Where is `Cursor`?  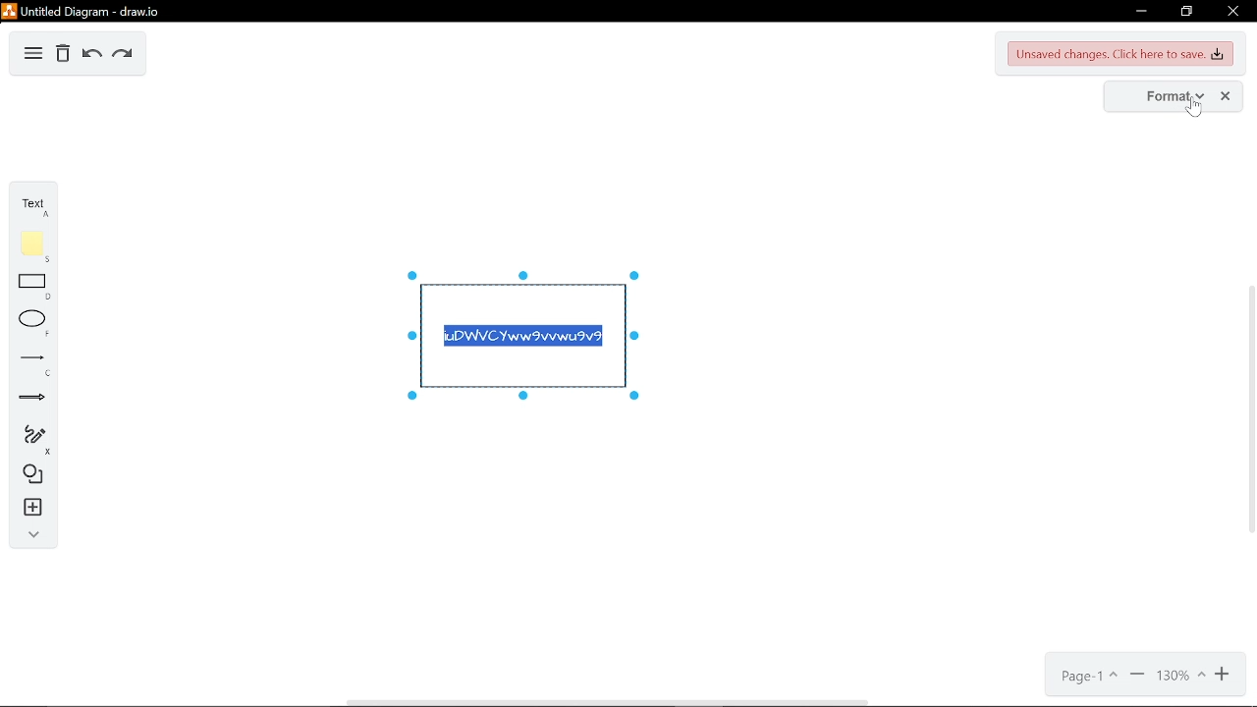
Cursor is located at coordinates (1200, 114).